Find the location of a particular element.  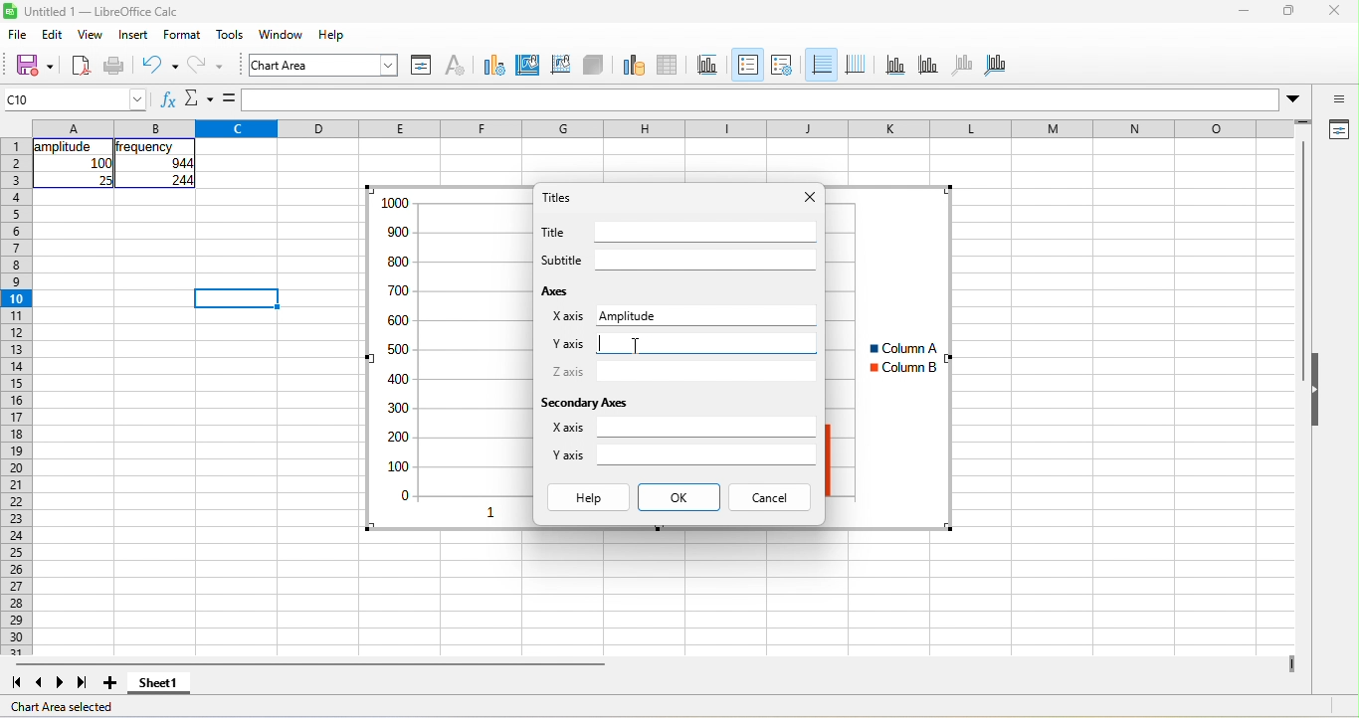

legend on\off is located at coordinates (748, 65).